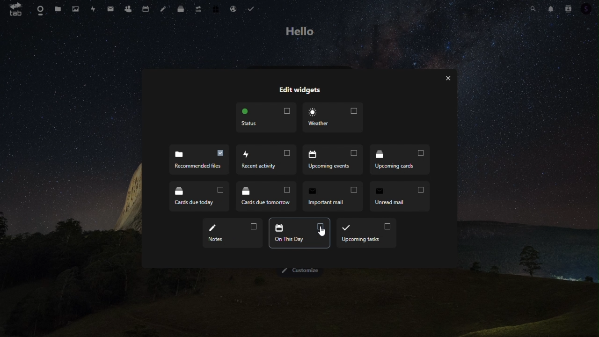 The image size is (599, 337). I want to click on Customize, so click(299, 271).